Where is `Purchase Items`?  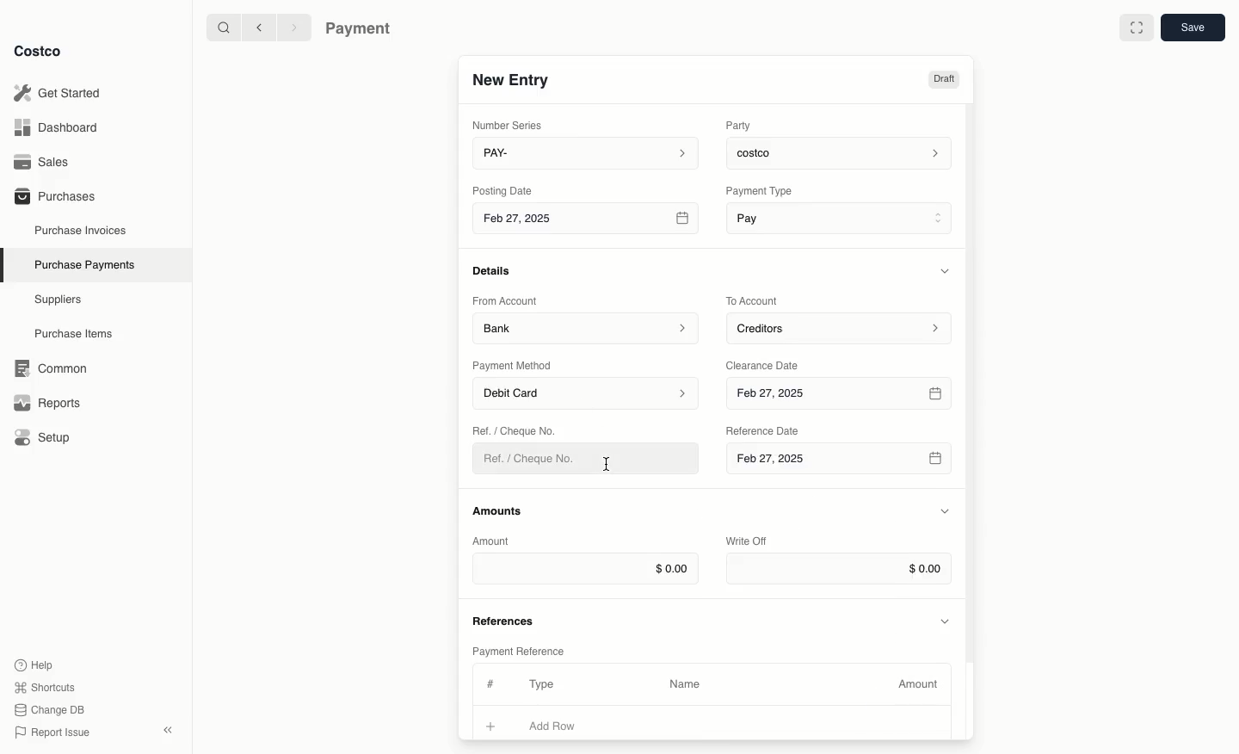
Purchase Items is located at coordinates (76, 334).